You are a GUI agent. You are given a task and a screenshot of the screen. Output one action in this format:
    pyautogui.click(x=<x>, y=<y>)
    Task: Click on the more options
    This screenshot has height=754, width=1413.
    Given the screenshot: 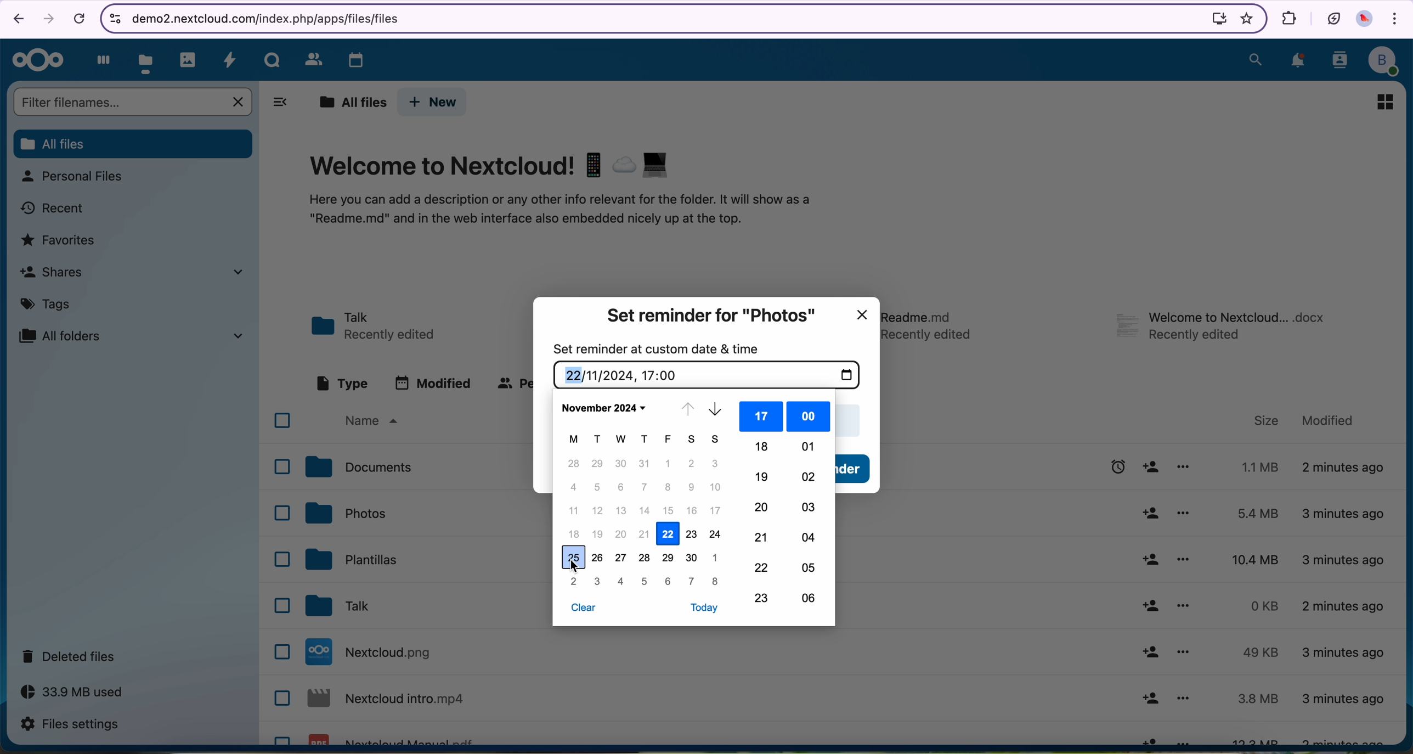 What is the action you would take?
    pyautogui.click(x=1183, y=606)
    